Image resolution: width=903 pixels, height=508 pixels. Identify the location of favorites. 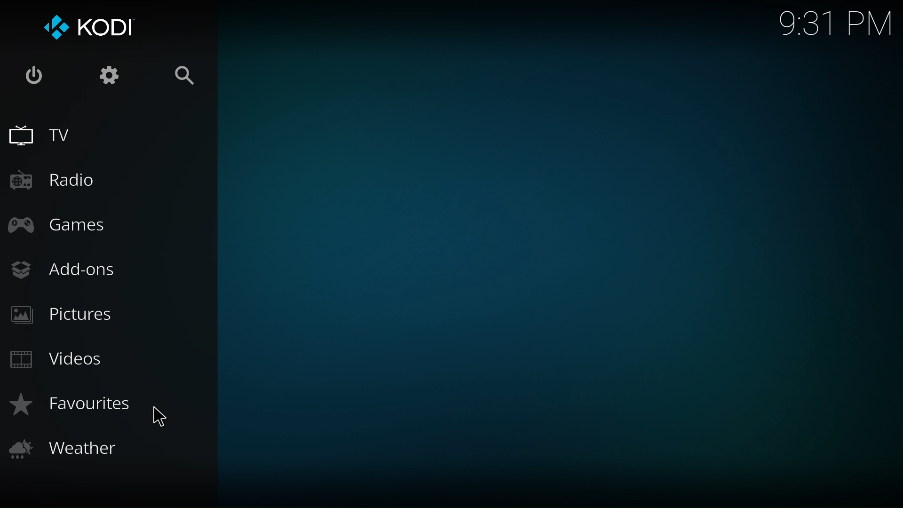
(71, 405).